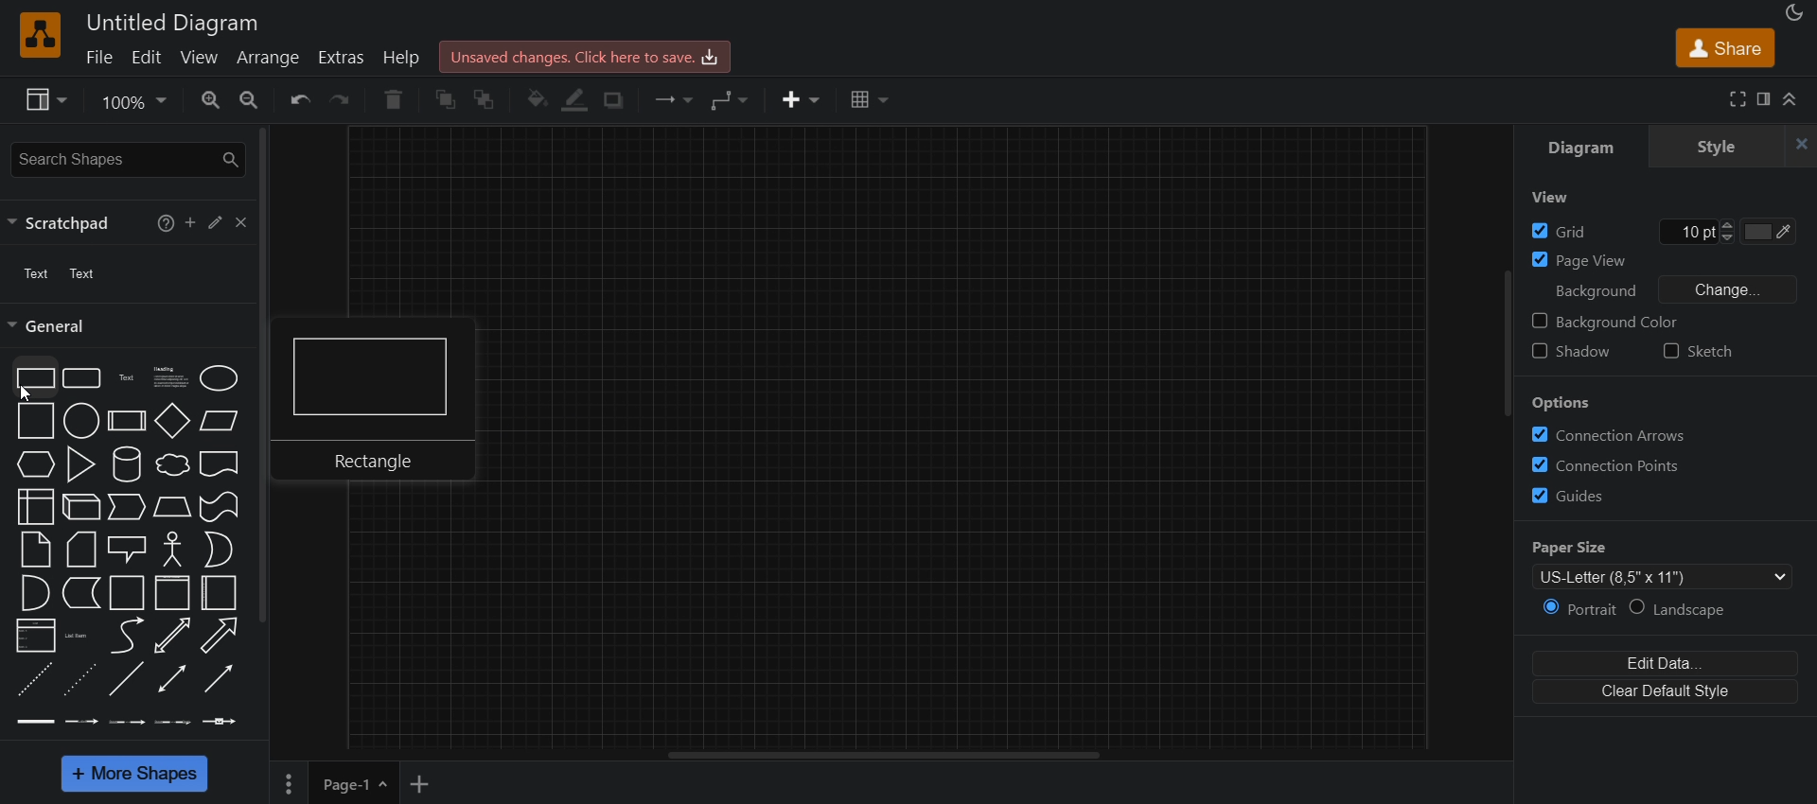  What do you see at coordinates (125, 637) in the screenshot?
I see `curve` at bounding box center [125, 637].